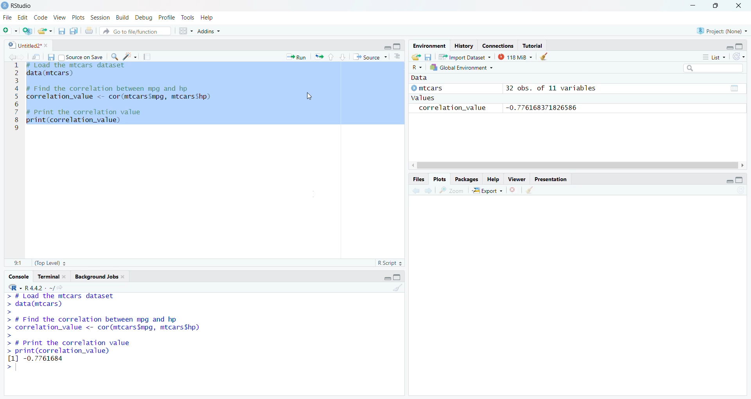  What do you see at coordinates (22, 56) in the screenshot?
I see `Go forward to the next source location (Ctrl + F10)` at bounding box center [22, 56].